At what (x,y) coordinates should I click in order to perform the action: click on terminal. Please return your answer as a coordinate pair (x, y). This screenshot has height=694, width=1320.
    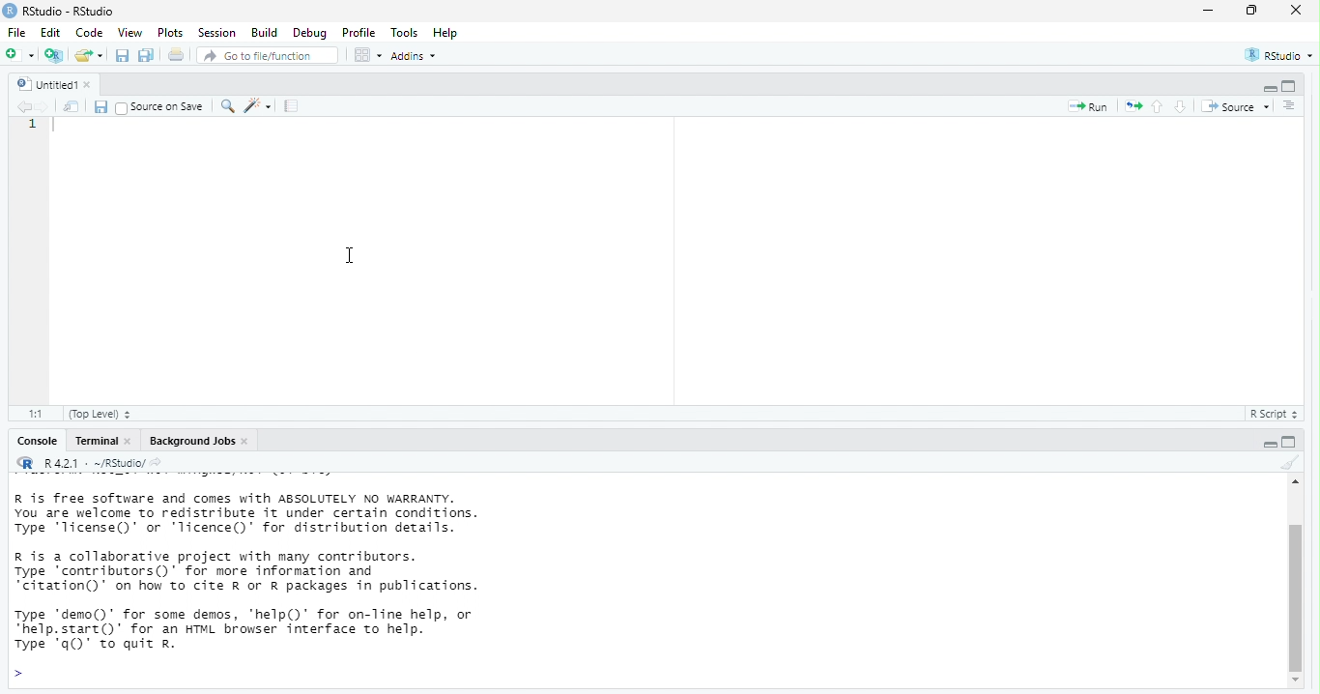
    Looking at the image, I should click on (95, 441).